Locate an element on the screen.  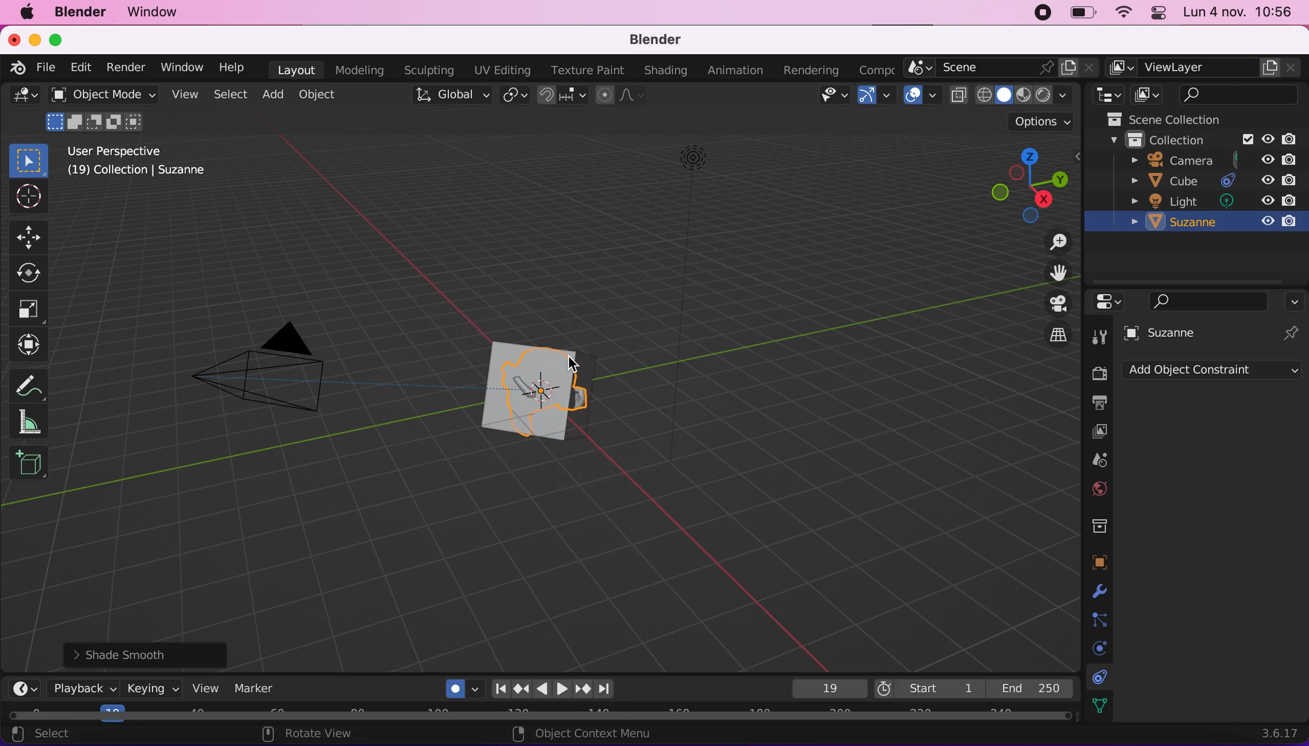
toggle the view is located at coordinates (1057, 304).